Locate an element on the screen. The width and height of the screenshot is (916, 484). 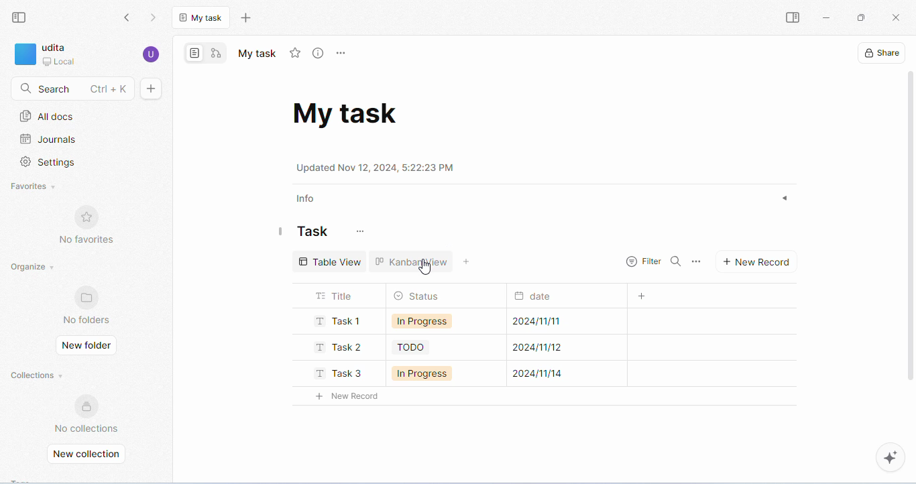
status is located at coordinates (419, 296).